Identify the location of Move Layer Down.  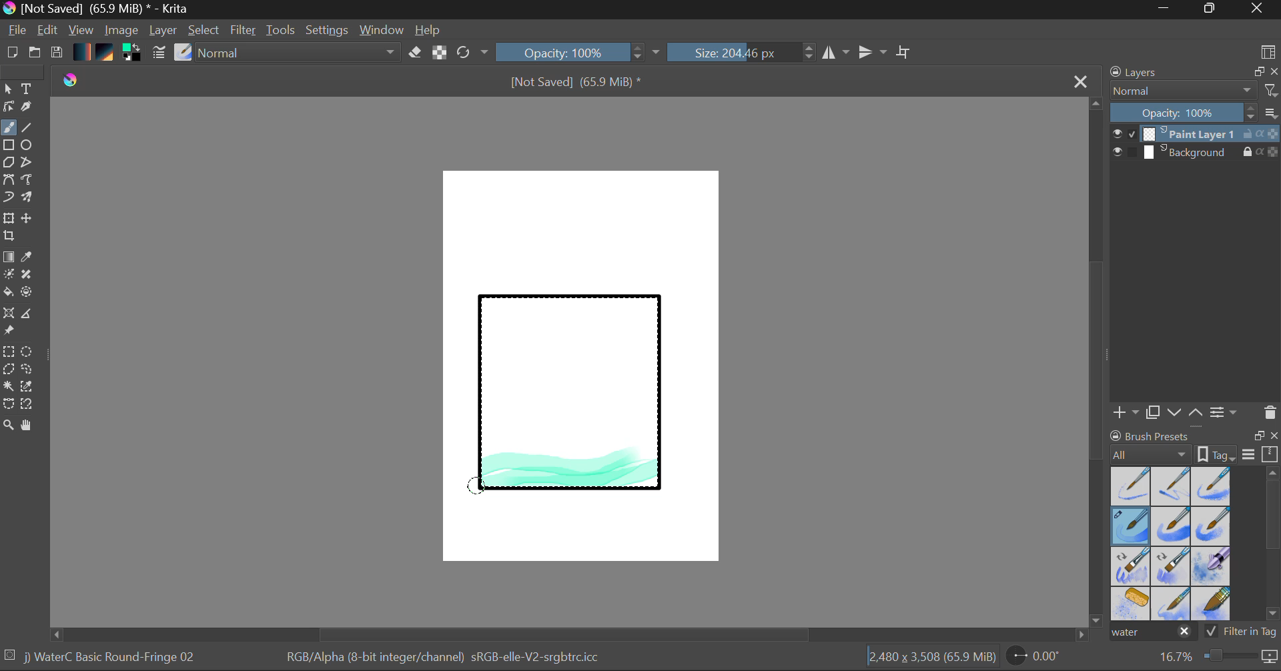
(1176, 413).